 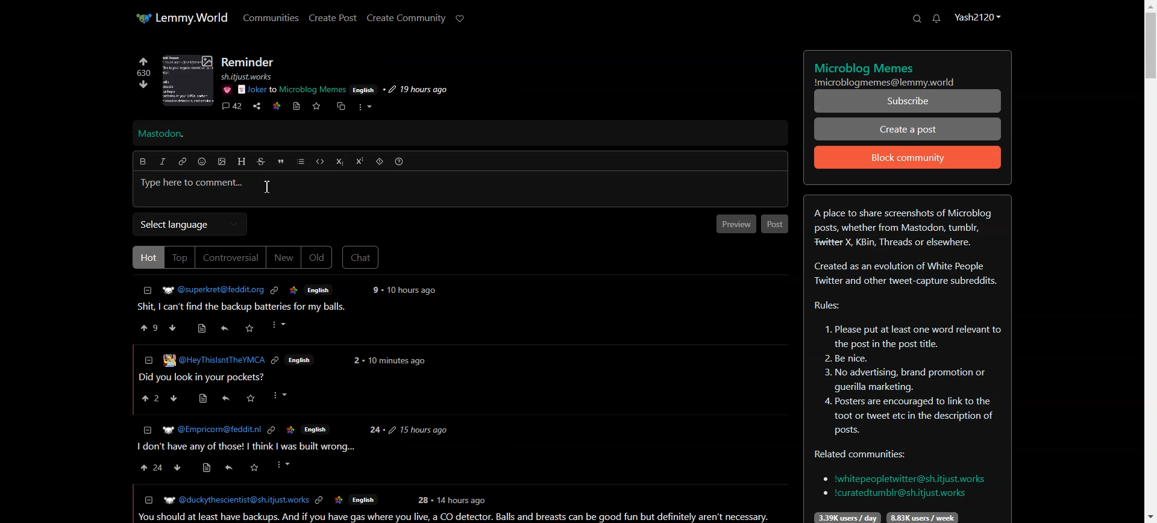 What do you see at coordinates (415, 90) in the screenshot?
I see `` at bounding box center [415, 90].